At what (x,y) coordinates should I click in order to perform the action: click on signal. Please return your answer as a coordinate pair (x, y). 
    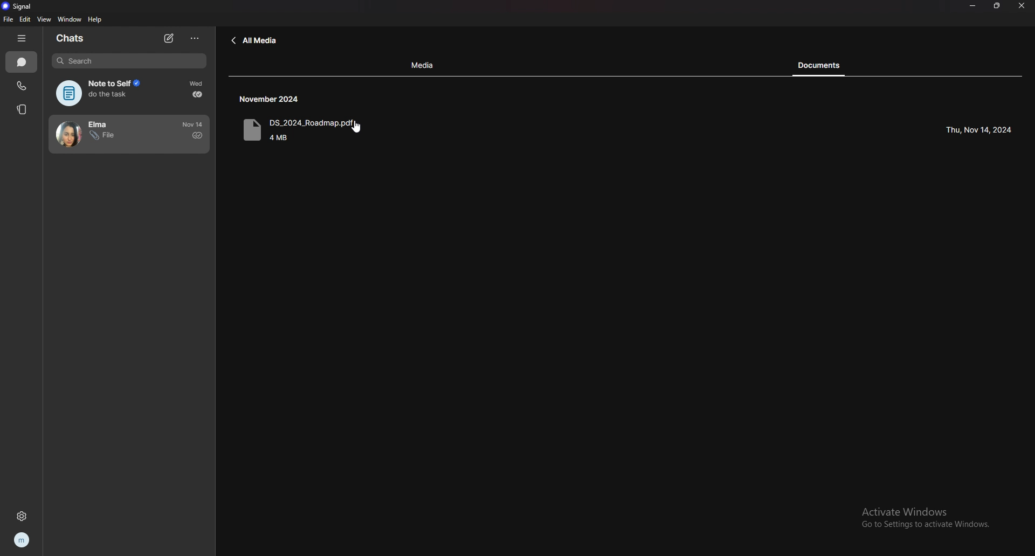
    Looking at the image, I should click on (23, 5).